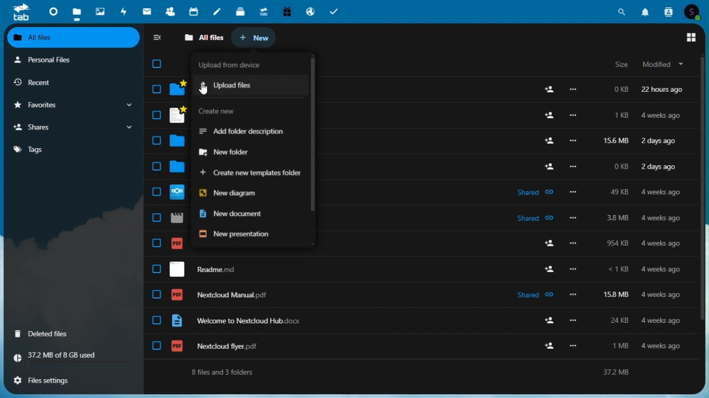 This screenshot has width=709, height=398. Describe the element at coordinates (177, 192) in the screenshot. I see `file` at that location.